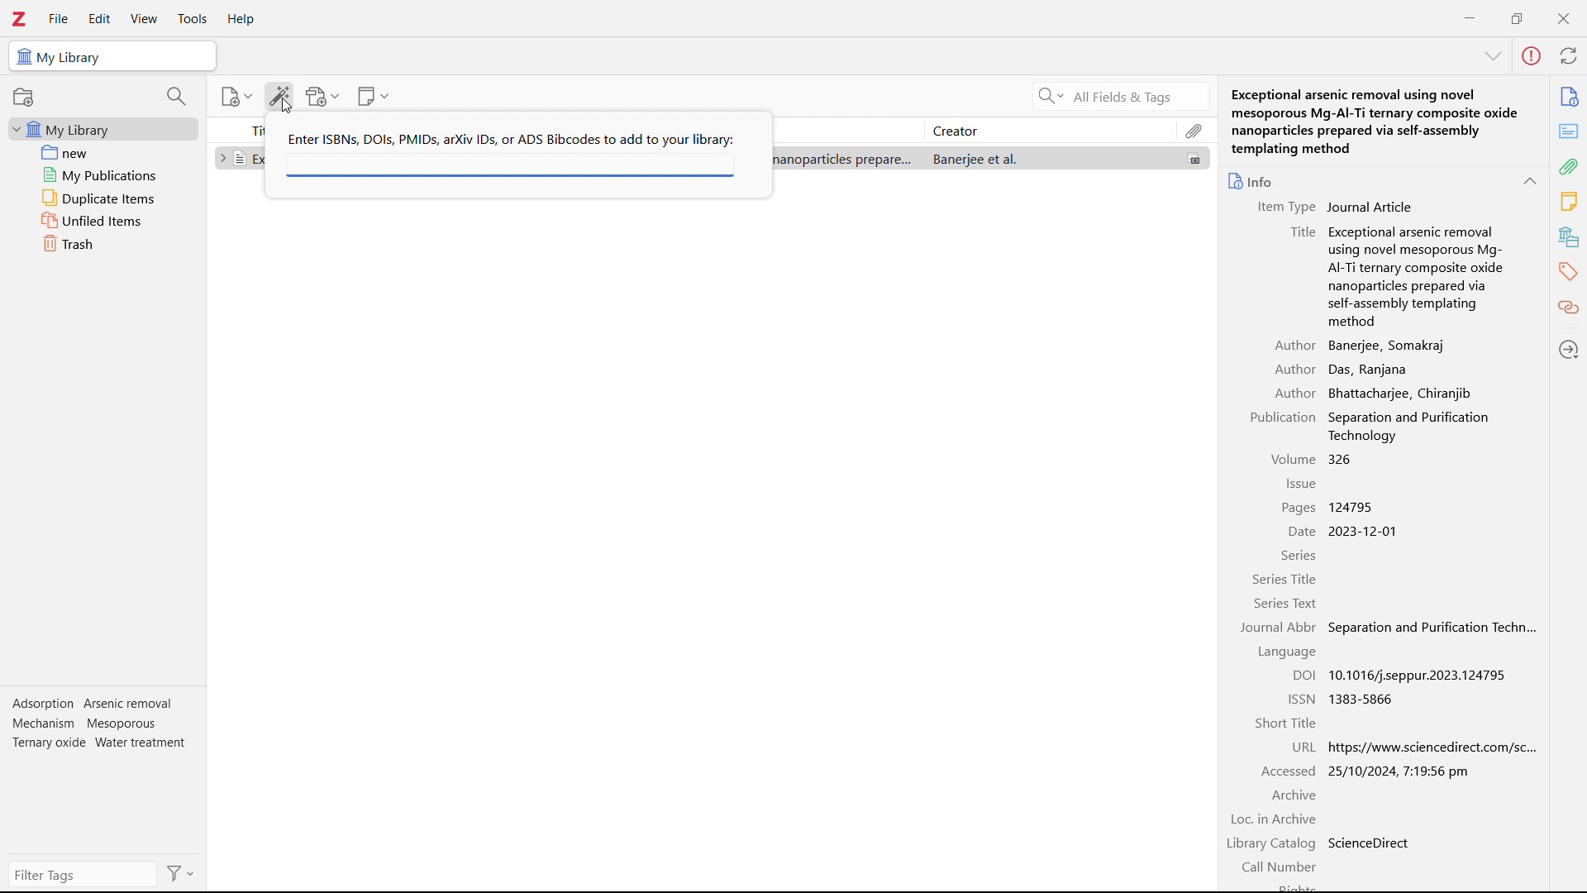  I want to click on add notes, so click(374, 97).